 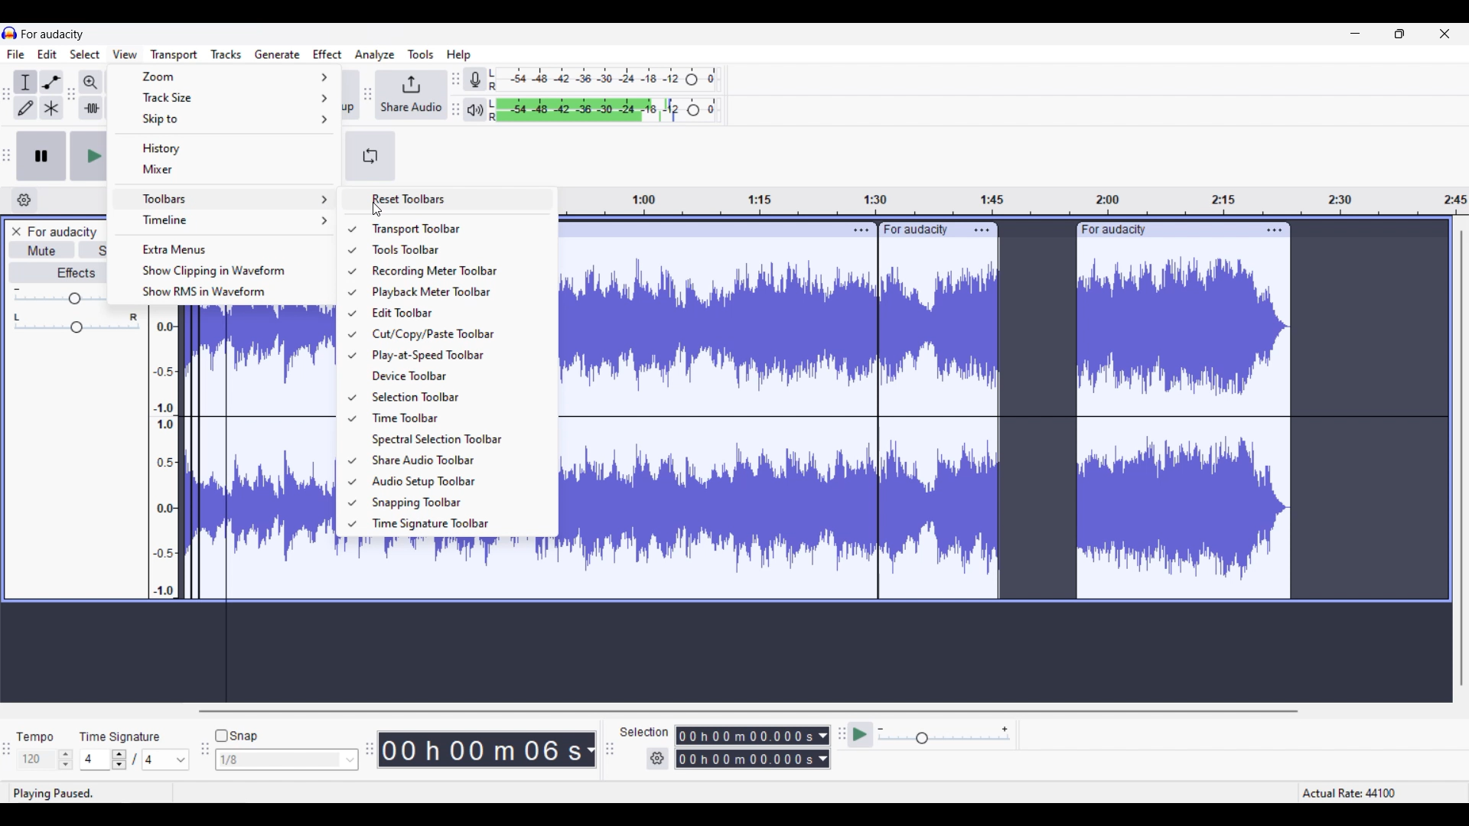 What do you see at coordinates (85, 54) in the screenshot?
I see `Select menu` at bounding box center [85, 54].